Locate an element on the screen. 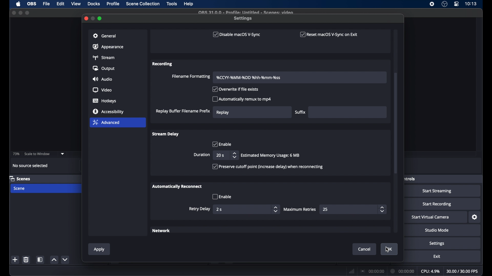  suffix is located at coordinates (300, 112).